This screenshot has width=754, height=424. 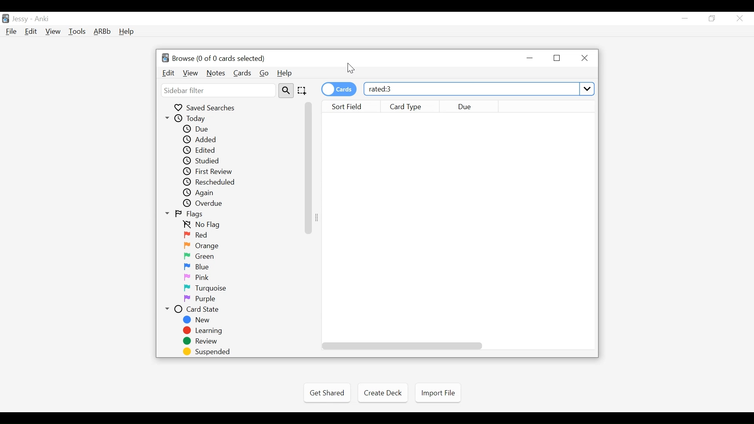 What do you see at coordinates (53, 31) in the screenshot?
I see `View` at bounding box center [53, 31].